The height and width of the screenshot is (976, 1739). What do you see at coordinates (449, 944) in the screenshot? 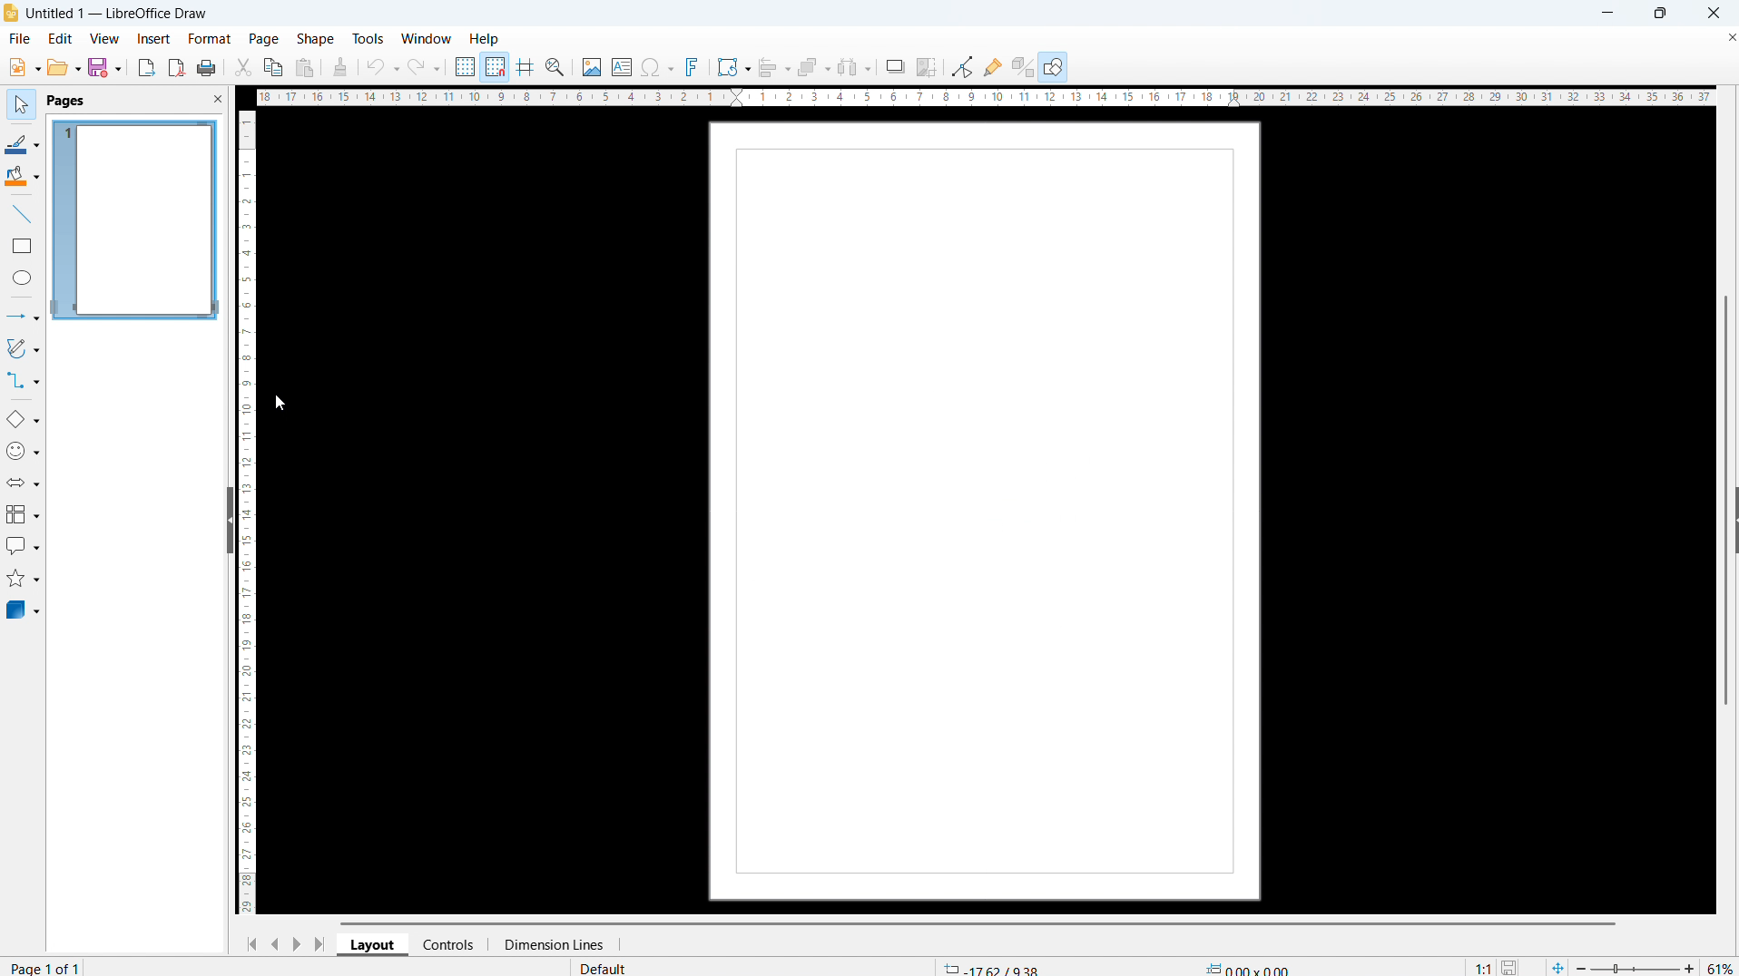
I see `controls` at bounding box center [449, 944].